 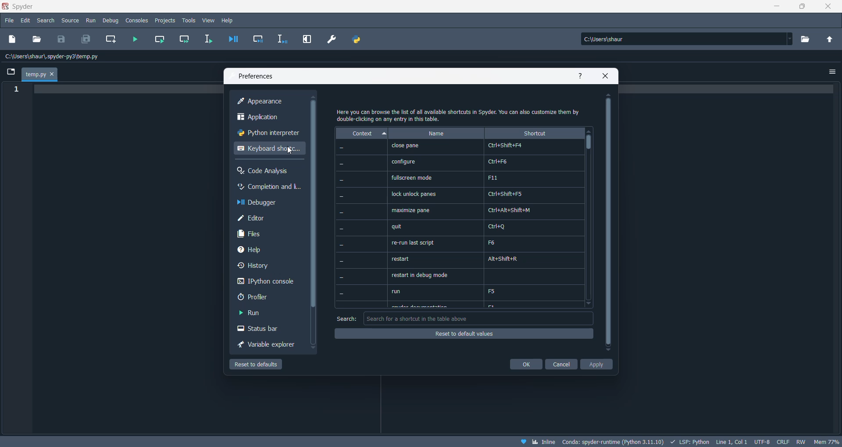 What do you see at coordinates (261, 330) in the screenshot?
I see `status bar` at bounding box center [261, 330].